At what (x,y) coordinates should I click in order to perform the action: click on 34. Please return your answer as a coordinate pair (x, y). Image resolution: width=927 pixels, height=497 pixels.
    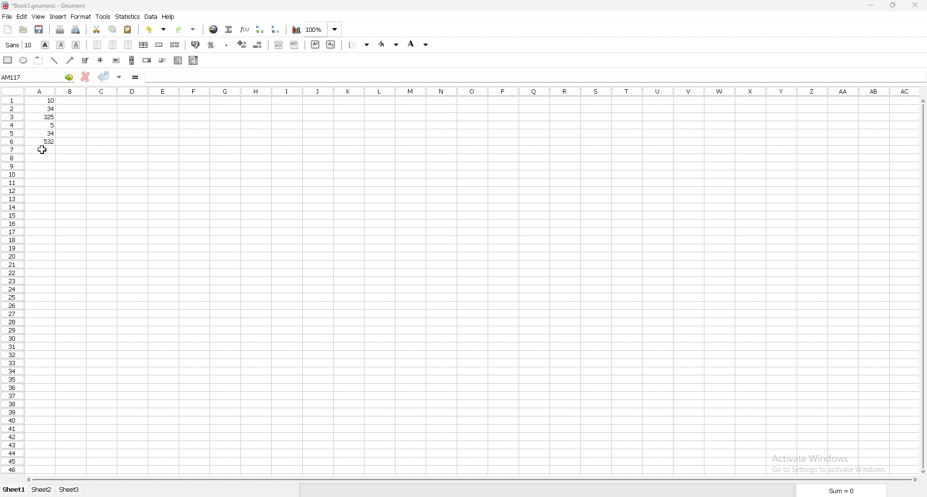
    Looking at the image, I should click on (43, 109).